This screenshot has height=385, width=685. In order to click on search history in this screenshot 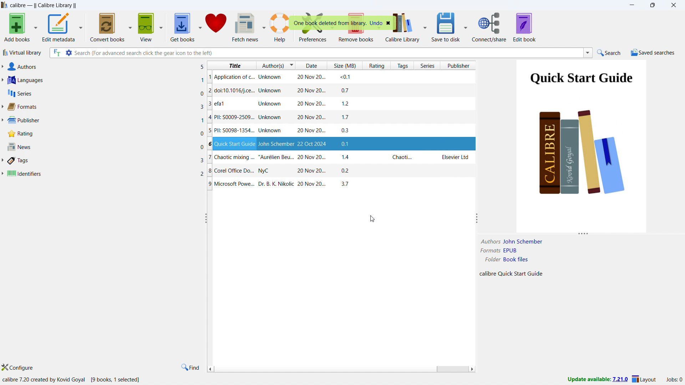, I will do `click(588, 52)`.